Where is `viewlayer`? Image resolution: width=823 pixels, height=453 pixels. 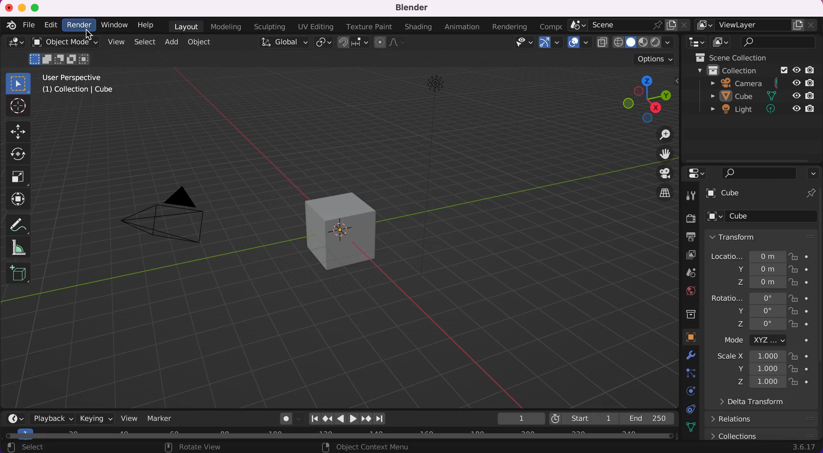 viewlayer is located at coordinates (757, 27).